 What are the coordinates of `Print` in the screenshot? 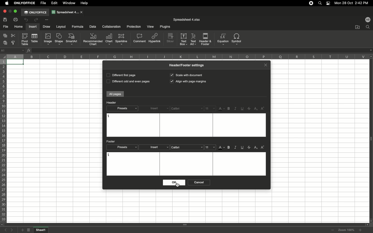 It's located at (16, 19).